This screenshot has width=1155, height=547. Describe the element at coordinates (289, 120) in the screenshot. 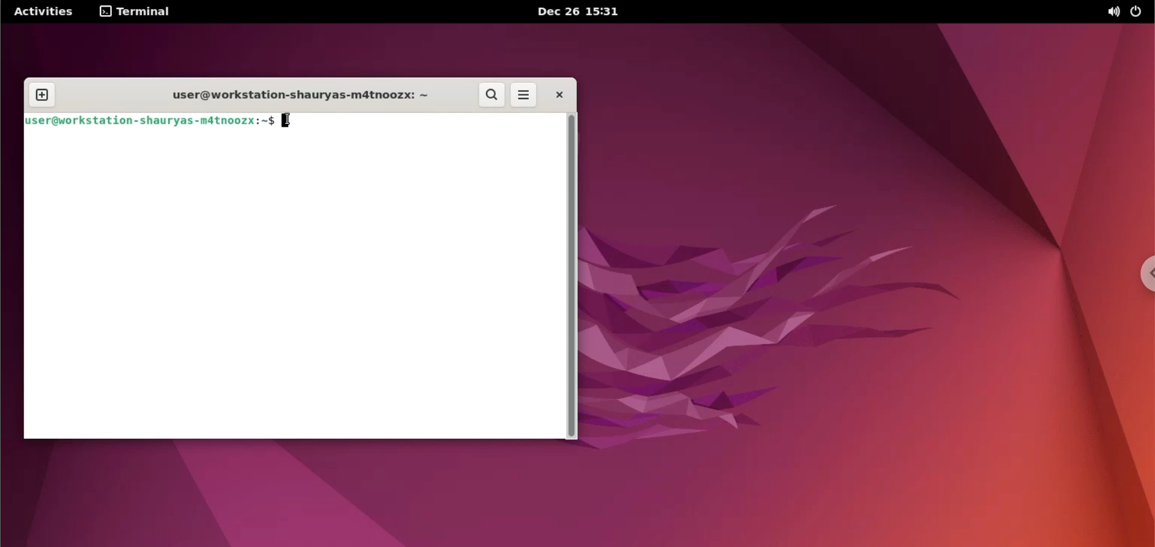

I see `cursor` at that location.